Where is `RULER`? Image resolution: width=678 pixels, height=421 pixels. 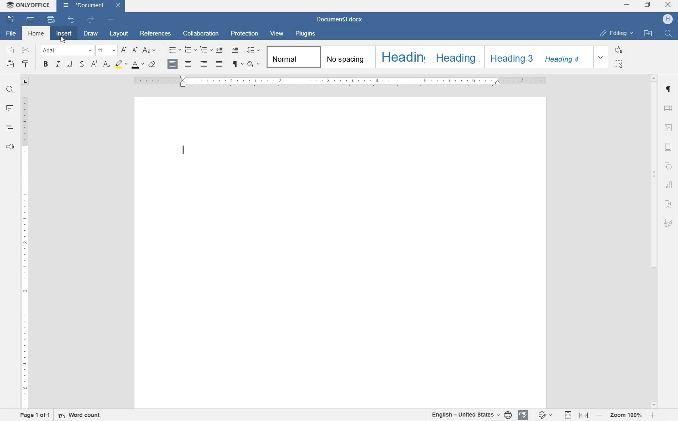 RULER is located at coordinates (342, 81).